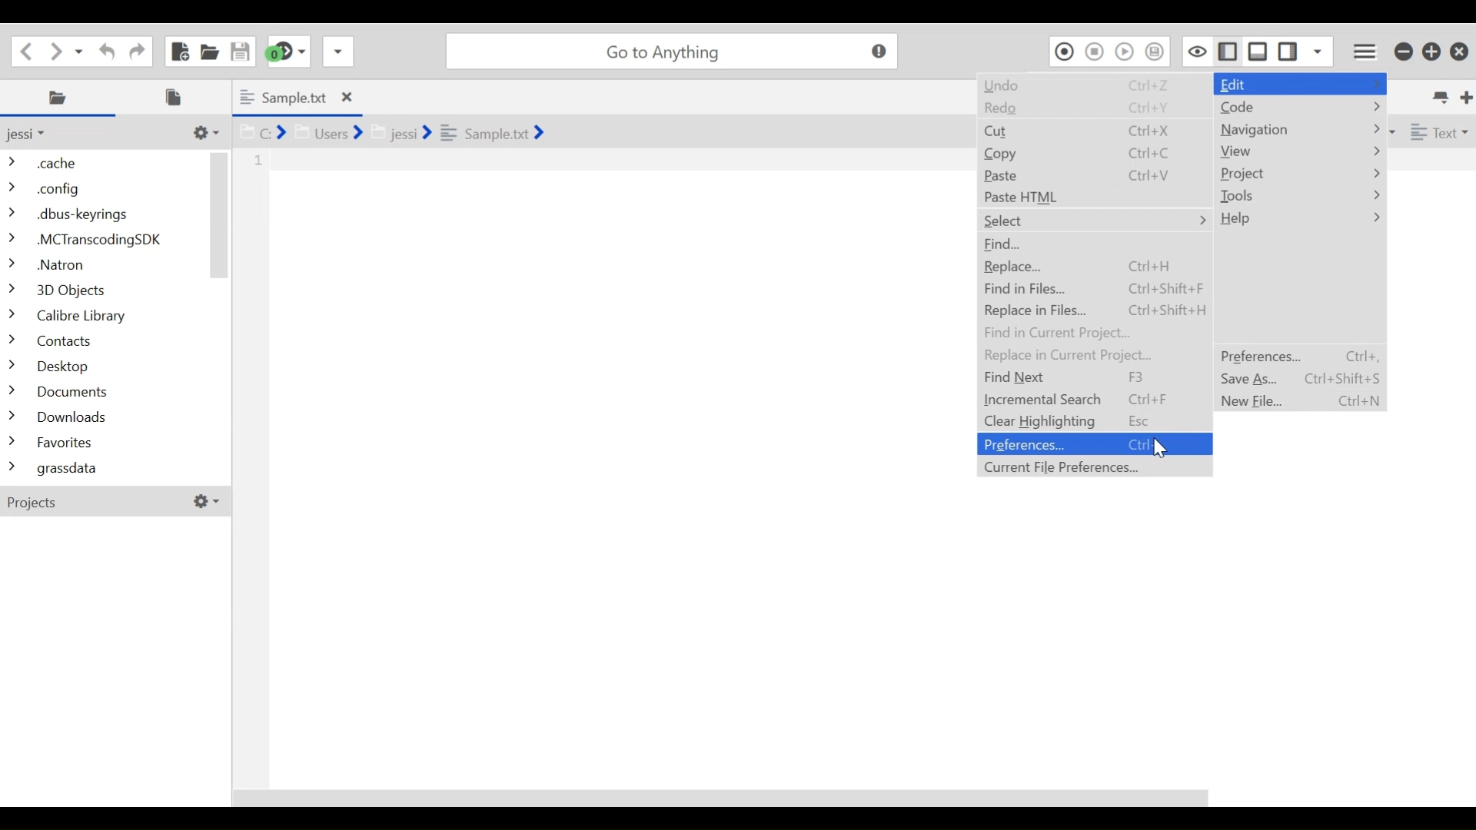 The width and height of the screenshot is (1476, 830). Describe the element at coordinates (1318, 51) in the screenshot. I see `Show specific Sidebar` at that location.